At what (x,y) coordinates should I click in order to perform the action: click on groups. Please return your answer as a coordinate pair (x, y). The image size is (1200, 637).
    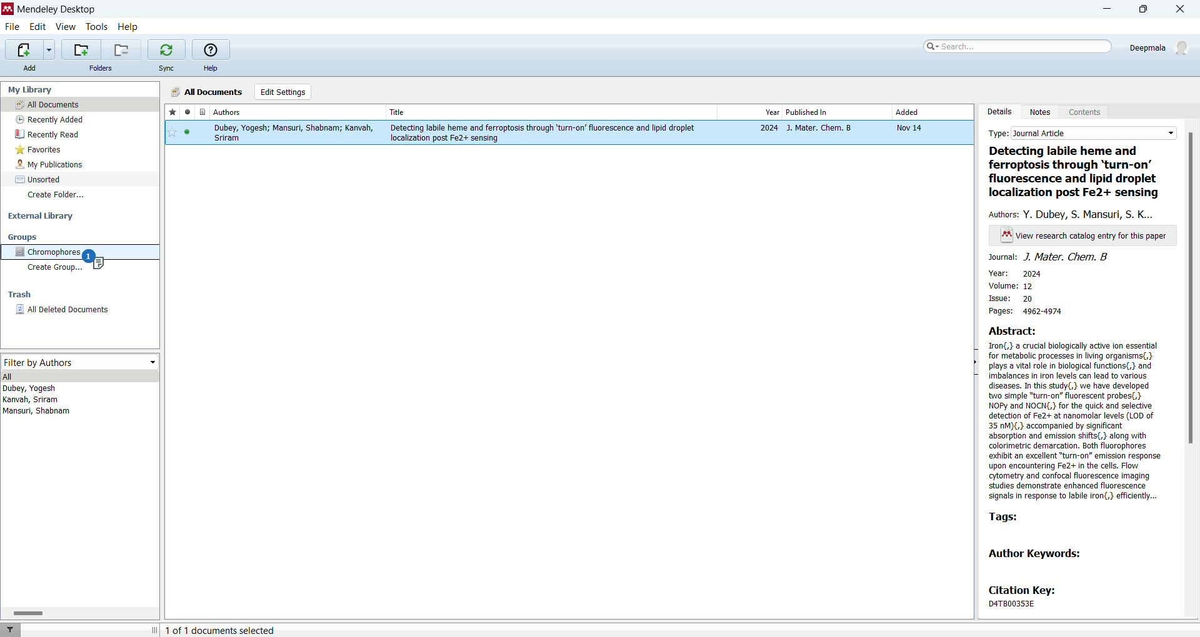
    Looking at the image, I should click on (23, 237).